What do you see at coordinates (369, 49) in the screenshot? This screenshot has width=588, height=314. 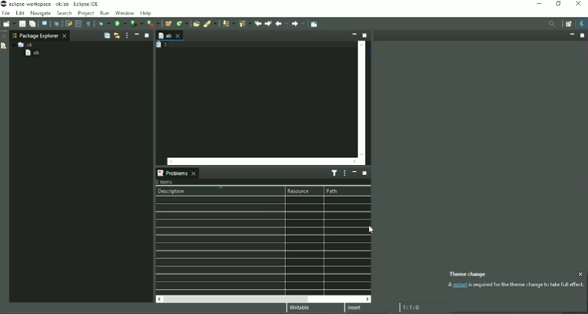 I see `Task` at bounding box center [369, 49].